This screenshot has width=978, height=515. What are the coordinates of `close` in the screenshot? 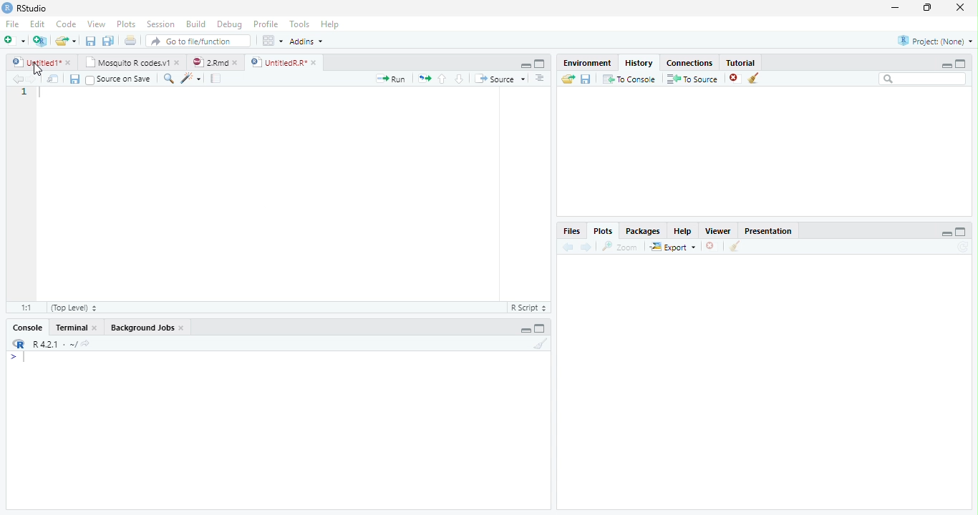 It's located at (315, 62).